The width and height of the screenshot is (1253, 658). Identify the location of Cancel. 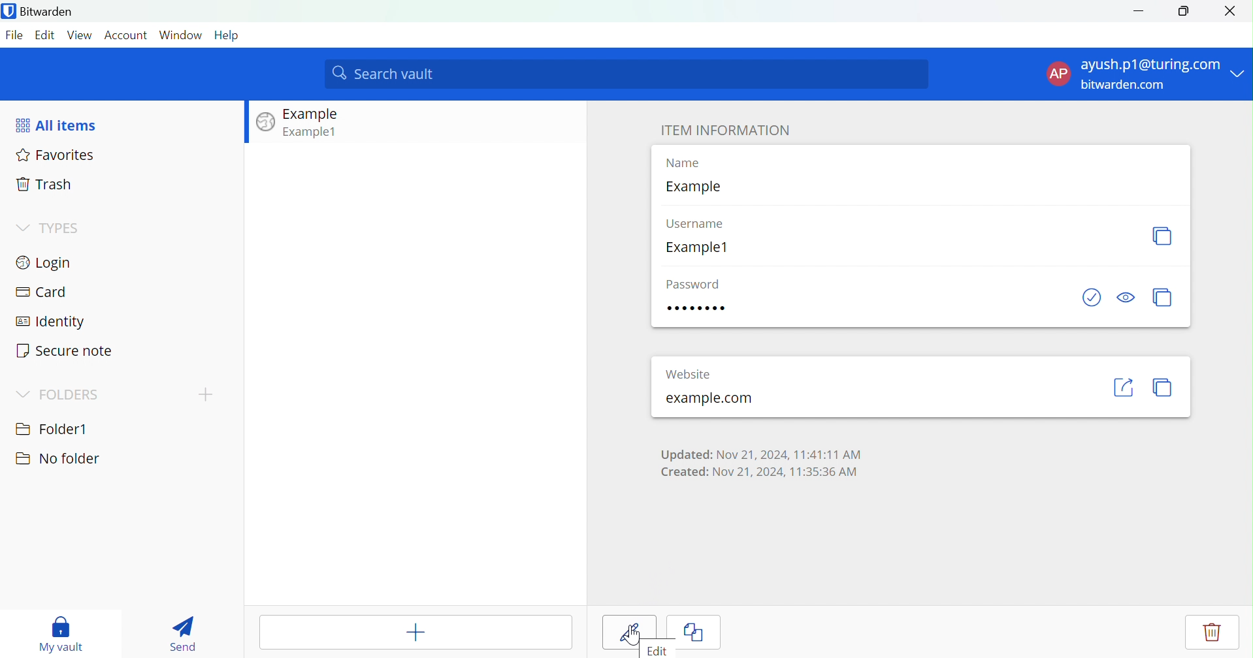
(706, 634).